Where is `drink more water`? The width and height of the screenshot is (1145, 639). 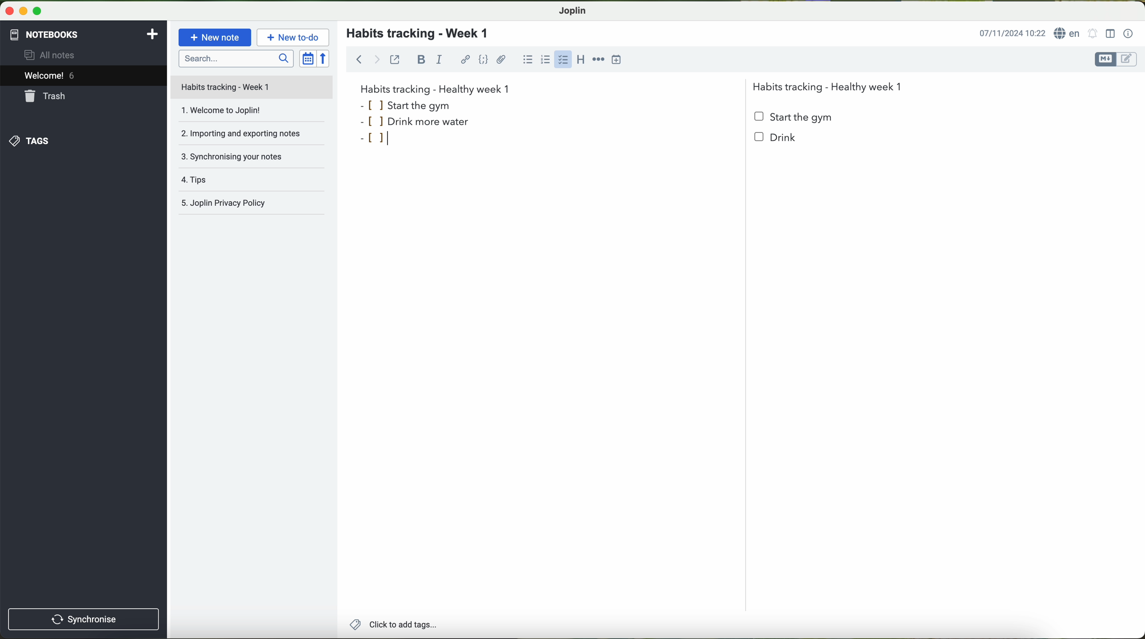
drink more water is located at coordinates (424, 122).